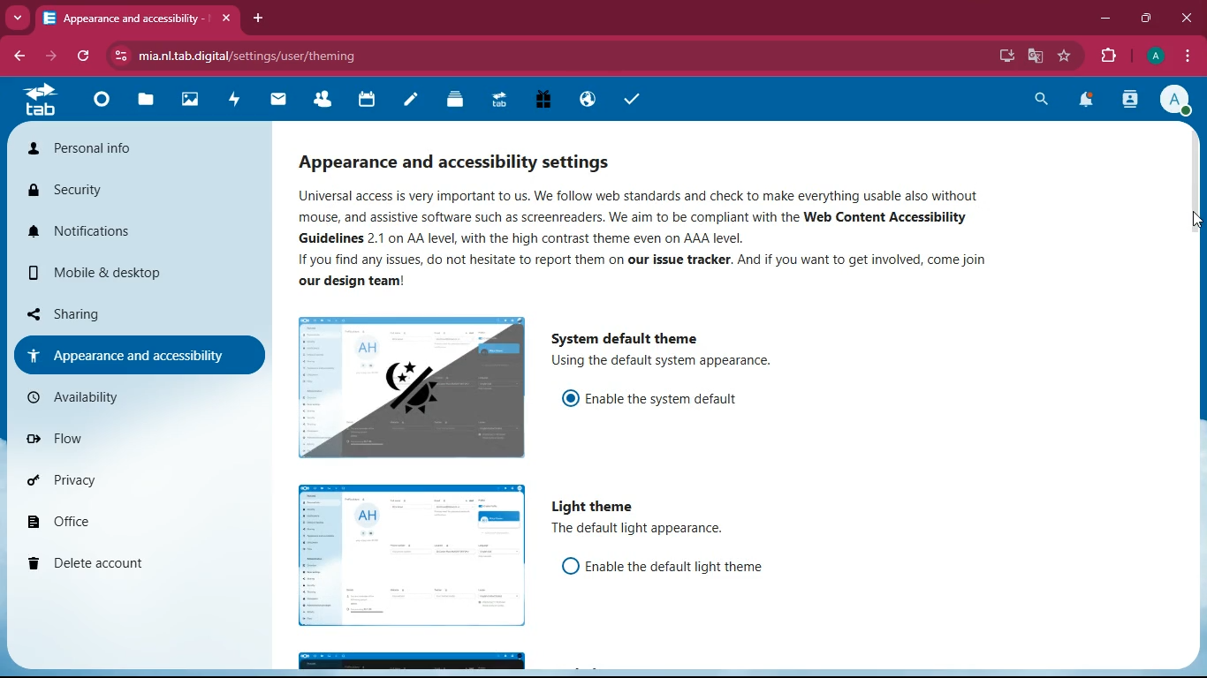 The height and width of the screenshot is (678, 1207). I want to click on appearance, so click(133, 356).